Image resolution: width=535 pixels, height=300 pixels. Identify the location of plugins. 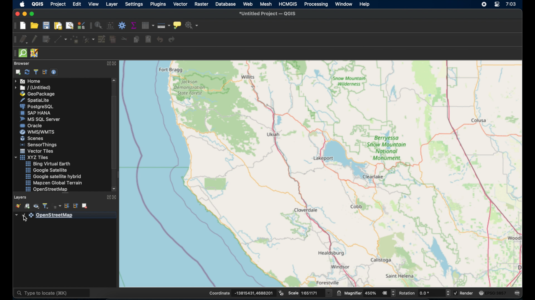
(158, 4).